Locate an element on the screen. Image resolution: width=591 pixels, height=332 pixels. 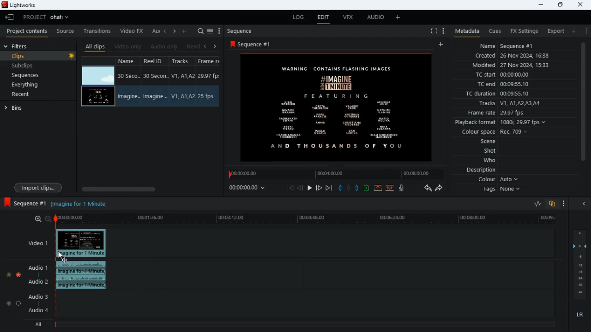
search is located at coordinates (200, 31).